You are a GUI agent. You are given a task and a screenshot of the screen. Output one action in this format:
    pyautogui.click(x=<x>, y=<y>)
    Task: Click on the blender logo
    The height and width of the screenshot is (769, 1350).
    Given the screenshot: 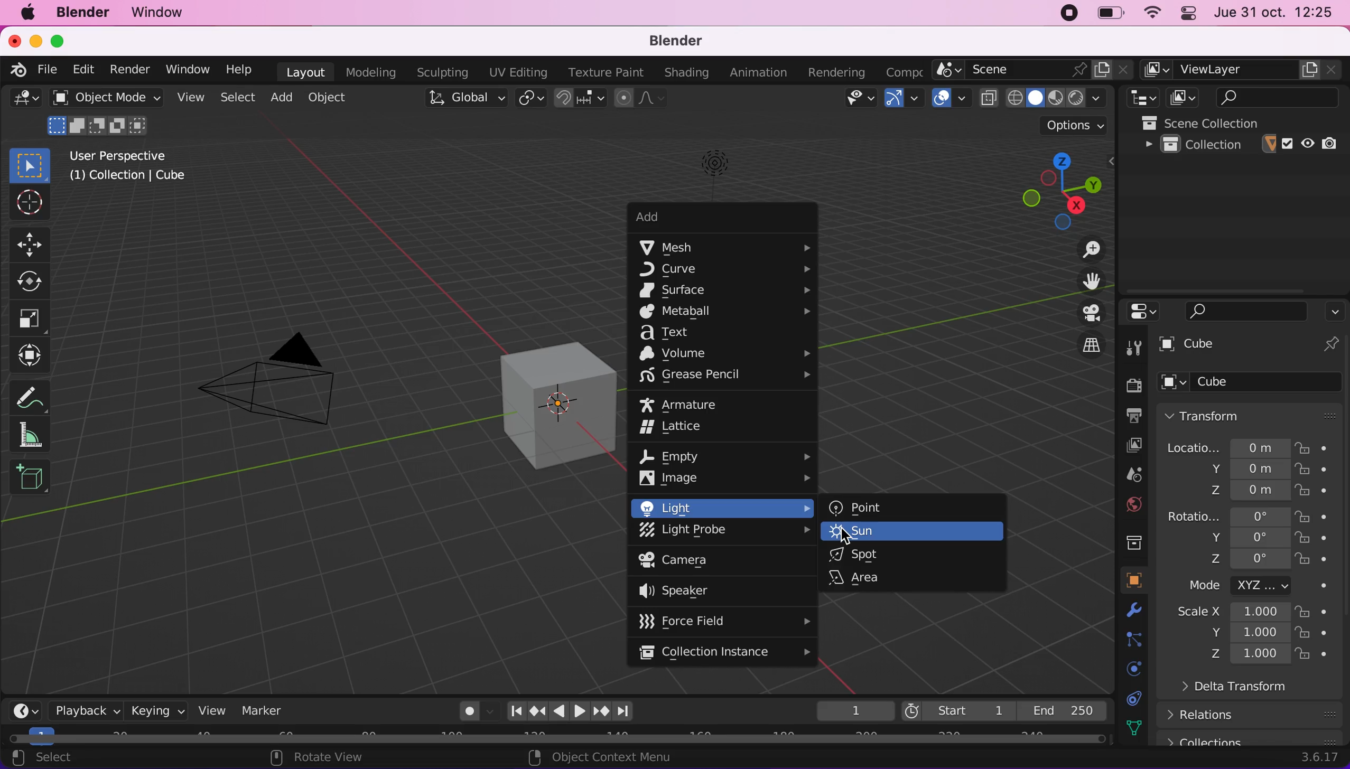 What is the action you would take?
    pyautogui.click(x=20, y=71)
    